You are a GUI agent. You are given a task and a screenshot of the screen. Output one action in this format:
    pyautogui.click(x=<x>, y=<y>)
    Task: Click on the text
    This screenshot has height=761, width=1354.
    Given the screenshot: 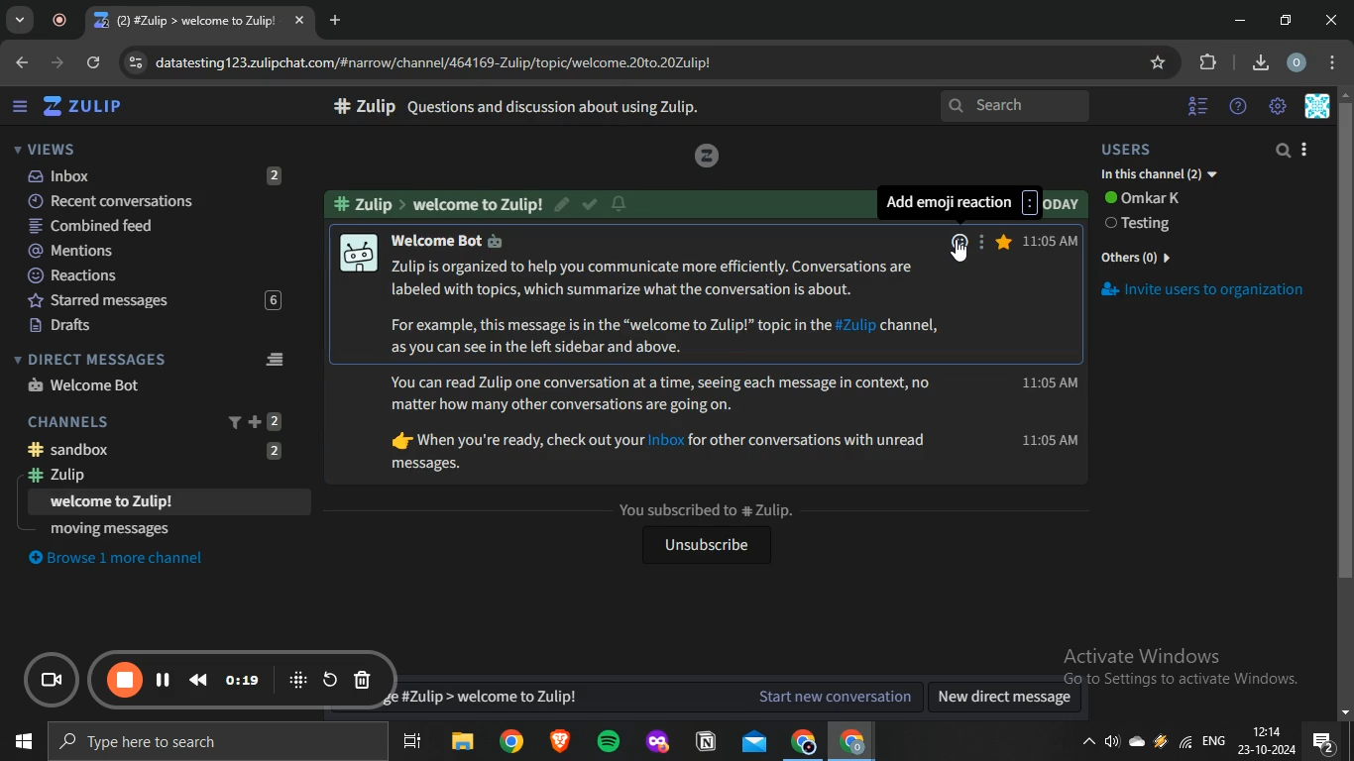 What is the action you would take?
    pyautogui.click(x=440, y=203)
    